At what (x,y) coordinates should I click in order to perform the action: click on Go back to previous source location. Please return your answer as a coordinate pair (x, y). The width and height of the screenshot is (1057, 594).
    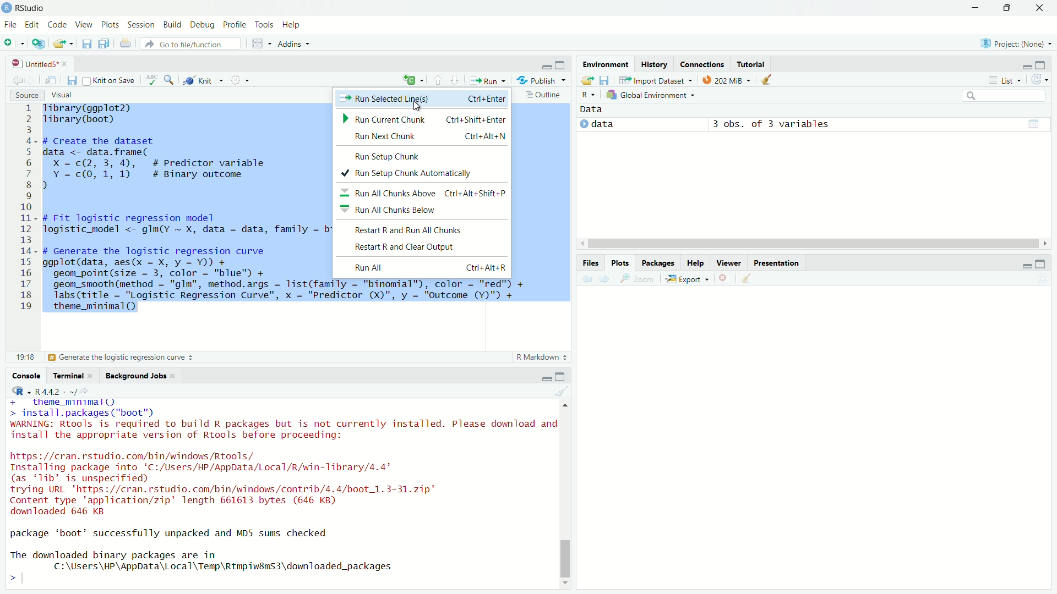
    Looking at the image, I should click on (17, 80).